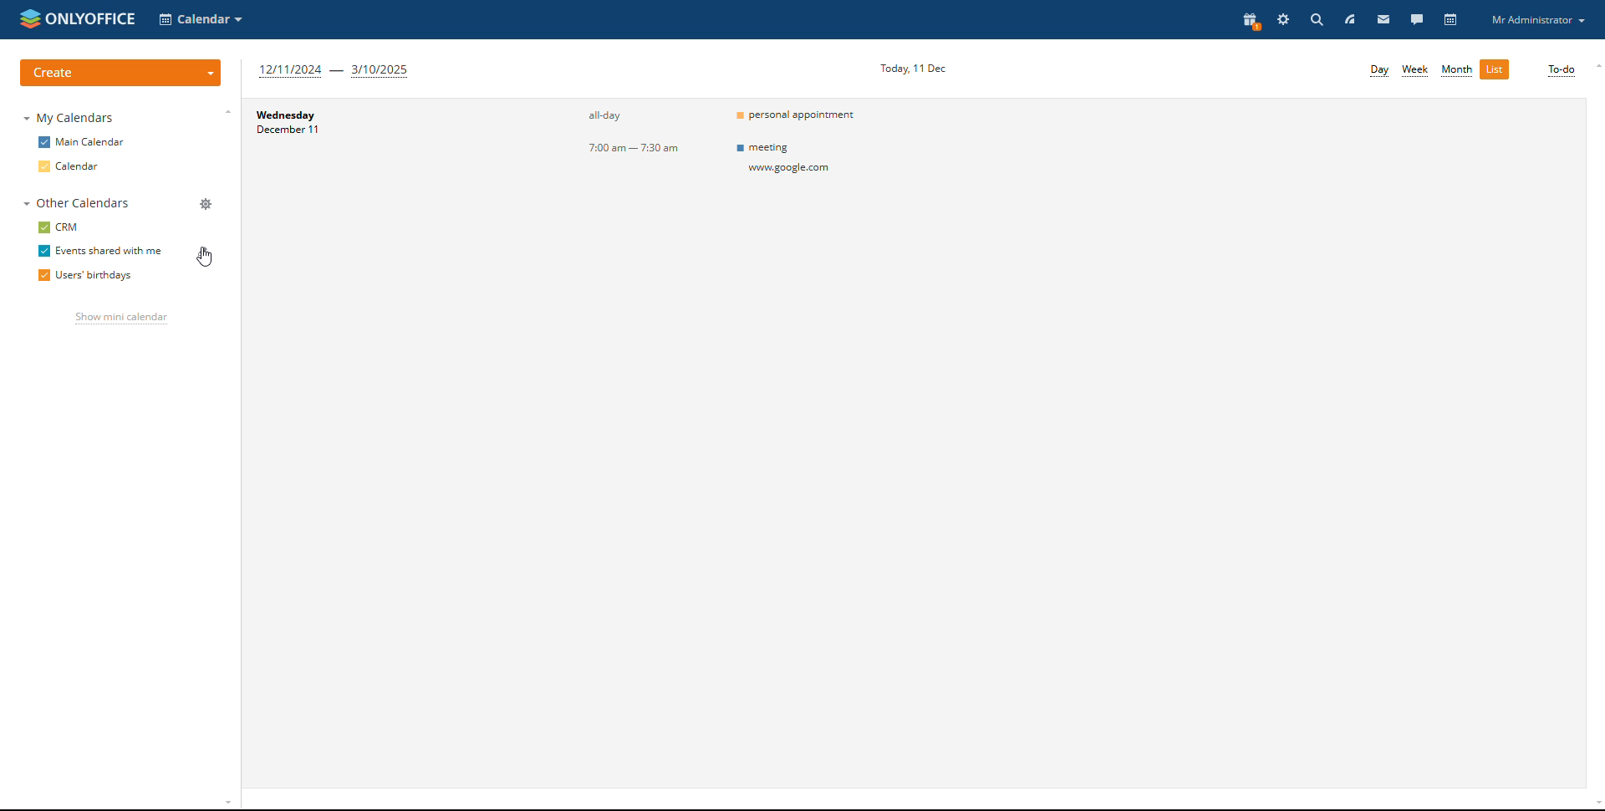 This screenshot has height=811, width=1605. What do you see at coordinates (913, 68) in the screenshot?
I see `current date` at bounding box center [913, 68].